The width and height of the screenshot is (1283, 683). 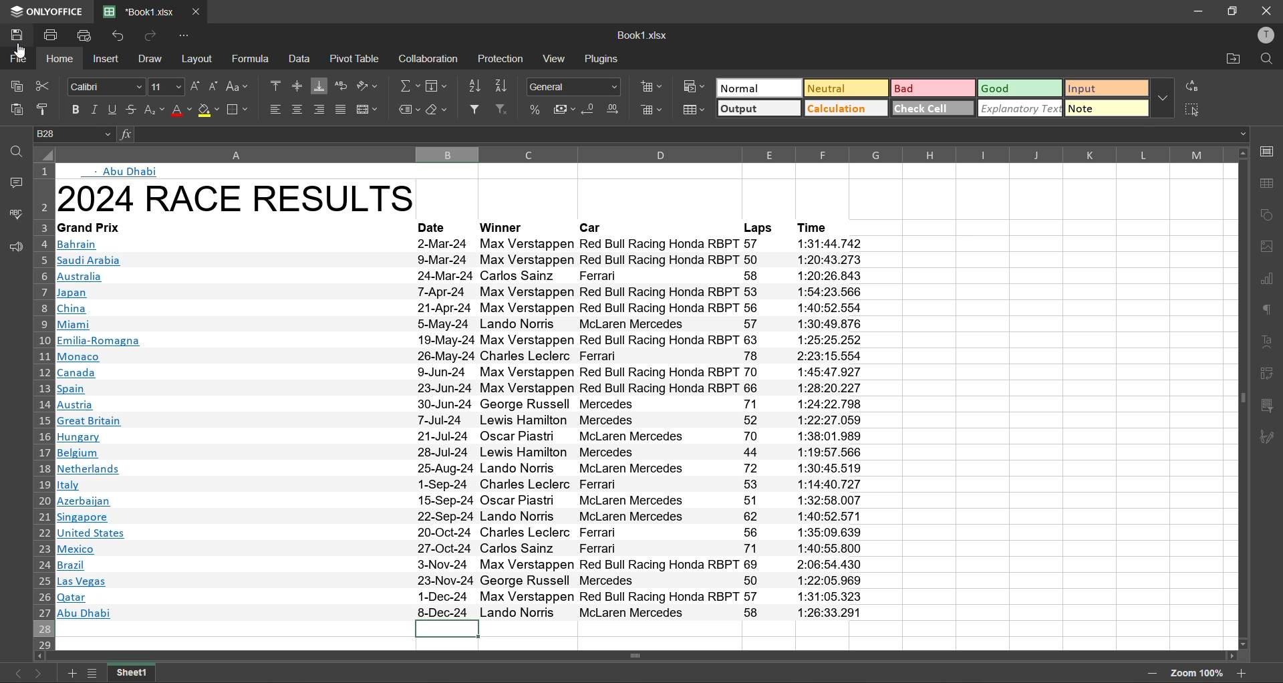 I want to click on bad, so click(x=933, y=88).